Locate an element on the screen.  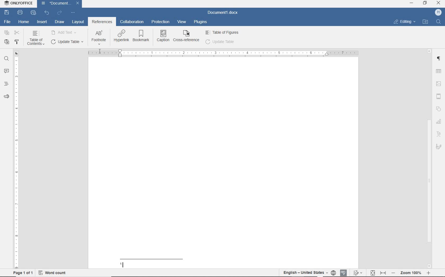
find and replace is located at coordinates (6, 59).